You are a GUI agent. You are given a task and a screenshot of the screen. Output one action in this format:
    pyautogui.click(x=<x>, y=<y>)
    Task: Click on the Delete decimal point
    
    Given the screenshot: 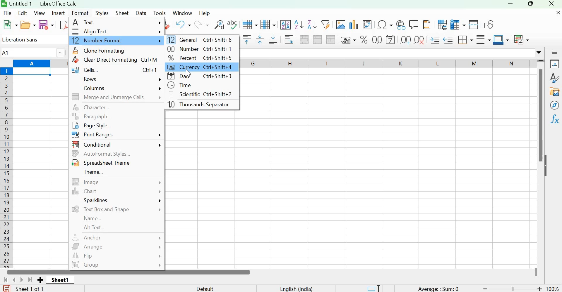 What is the action you would take?
    pyautogui.click(x=420, y=39)
    